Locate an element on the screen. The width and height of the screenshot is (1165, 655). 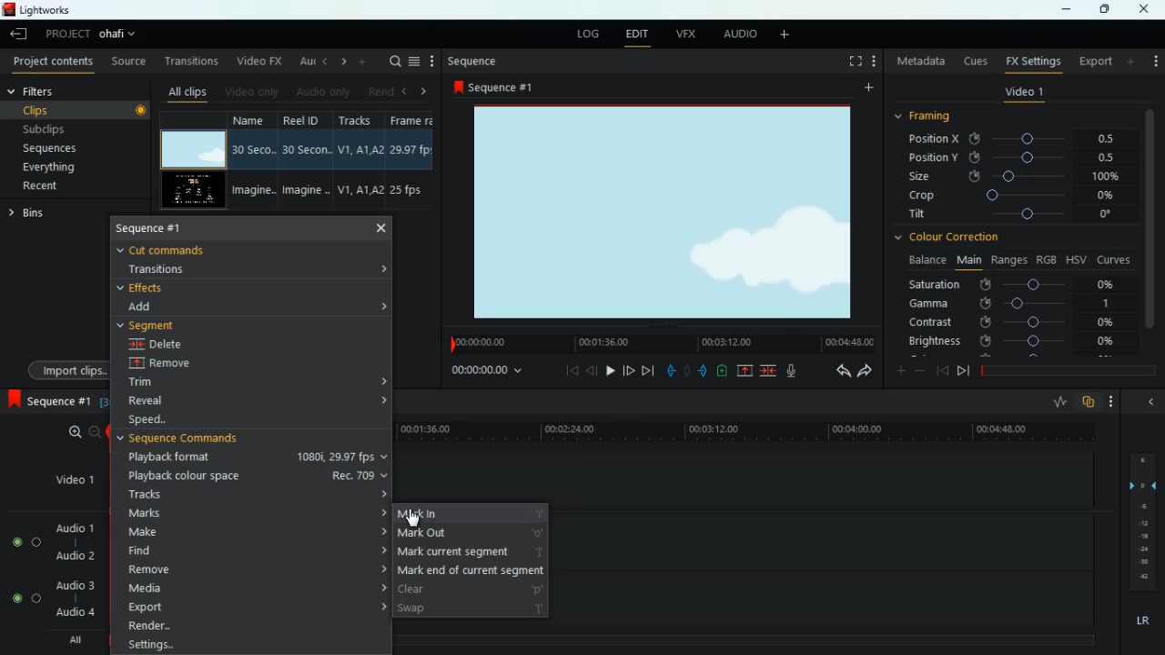
settings is located at coordinates (1154, 59).